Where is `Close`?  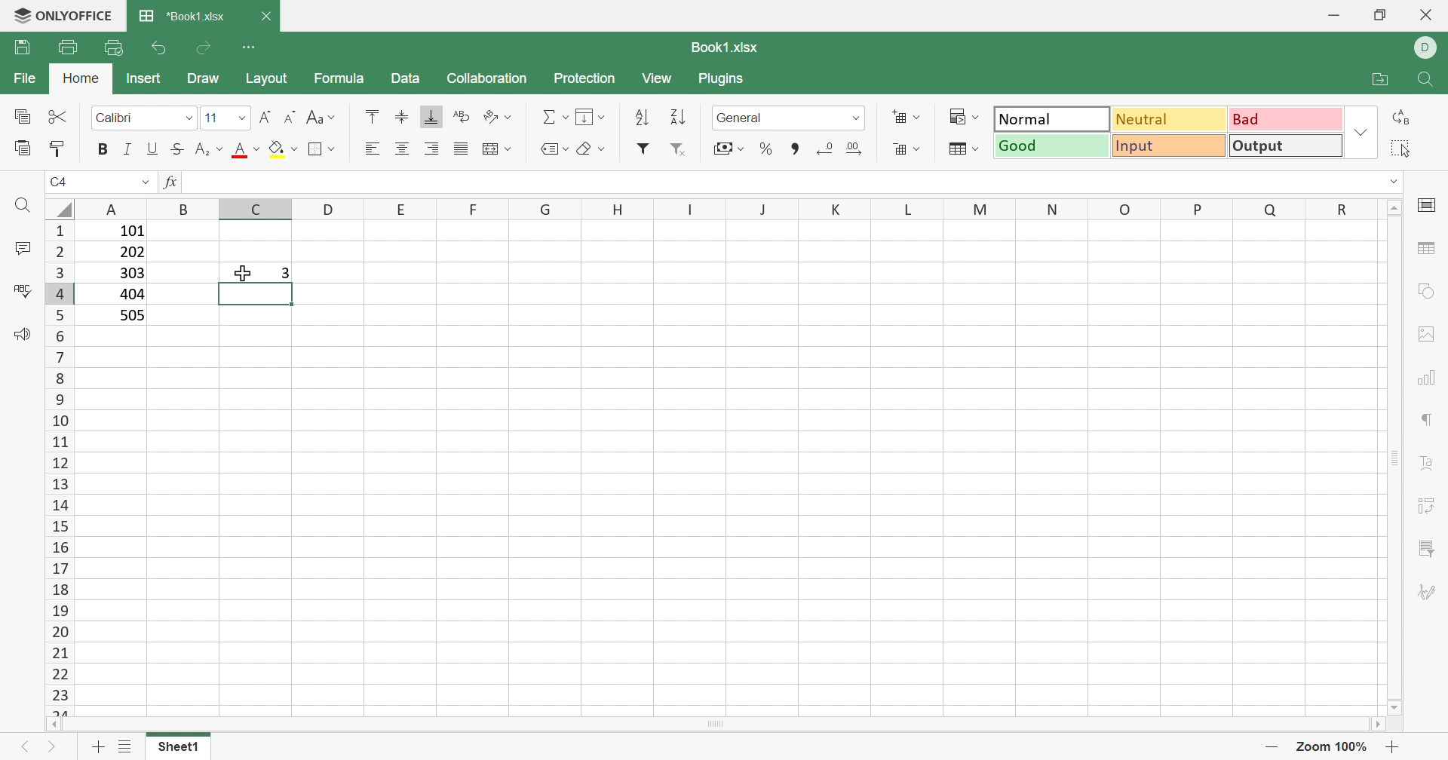
Close is located at coordinates (1425, 17).